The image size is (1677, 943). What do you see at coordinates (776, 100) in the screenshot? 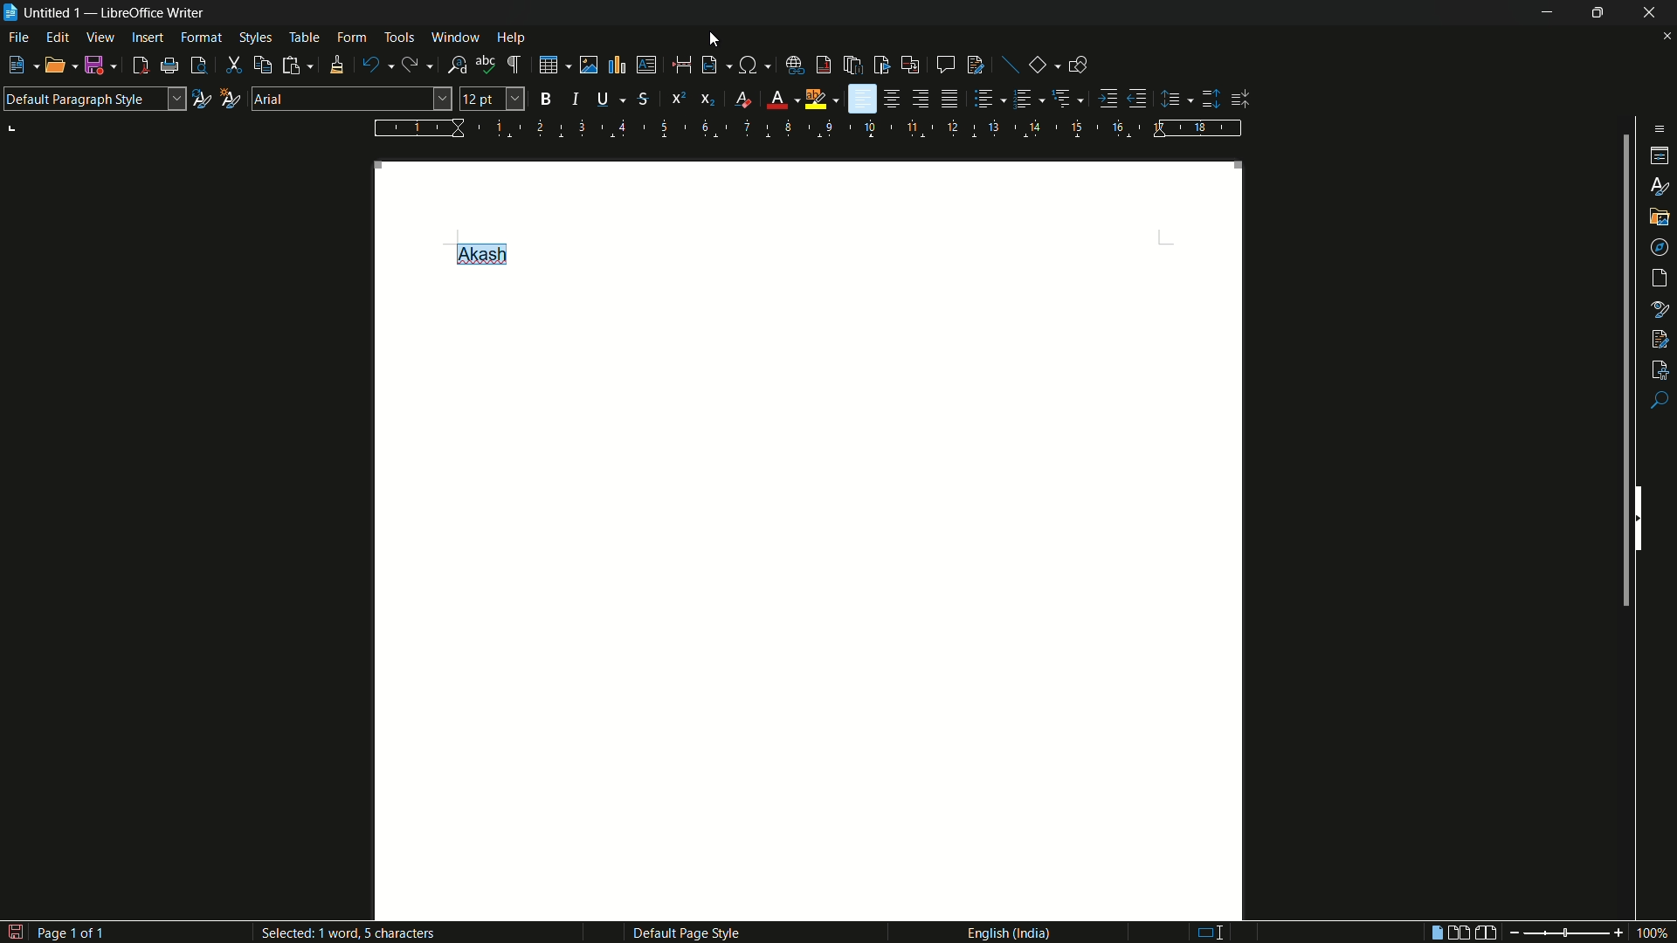
I see `font color` at bounding box center [776, 100].